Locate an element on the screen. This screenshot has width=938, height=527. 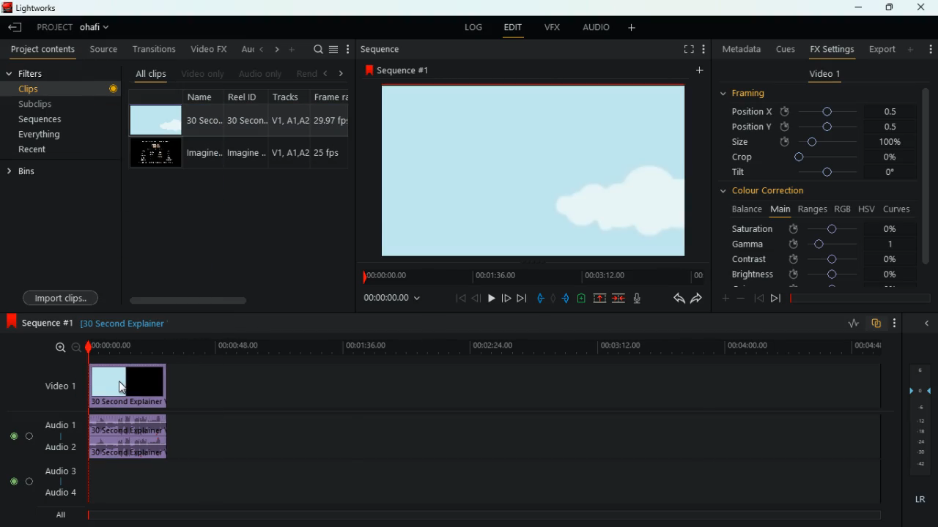
cues is located at coordinates (782, 48).